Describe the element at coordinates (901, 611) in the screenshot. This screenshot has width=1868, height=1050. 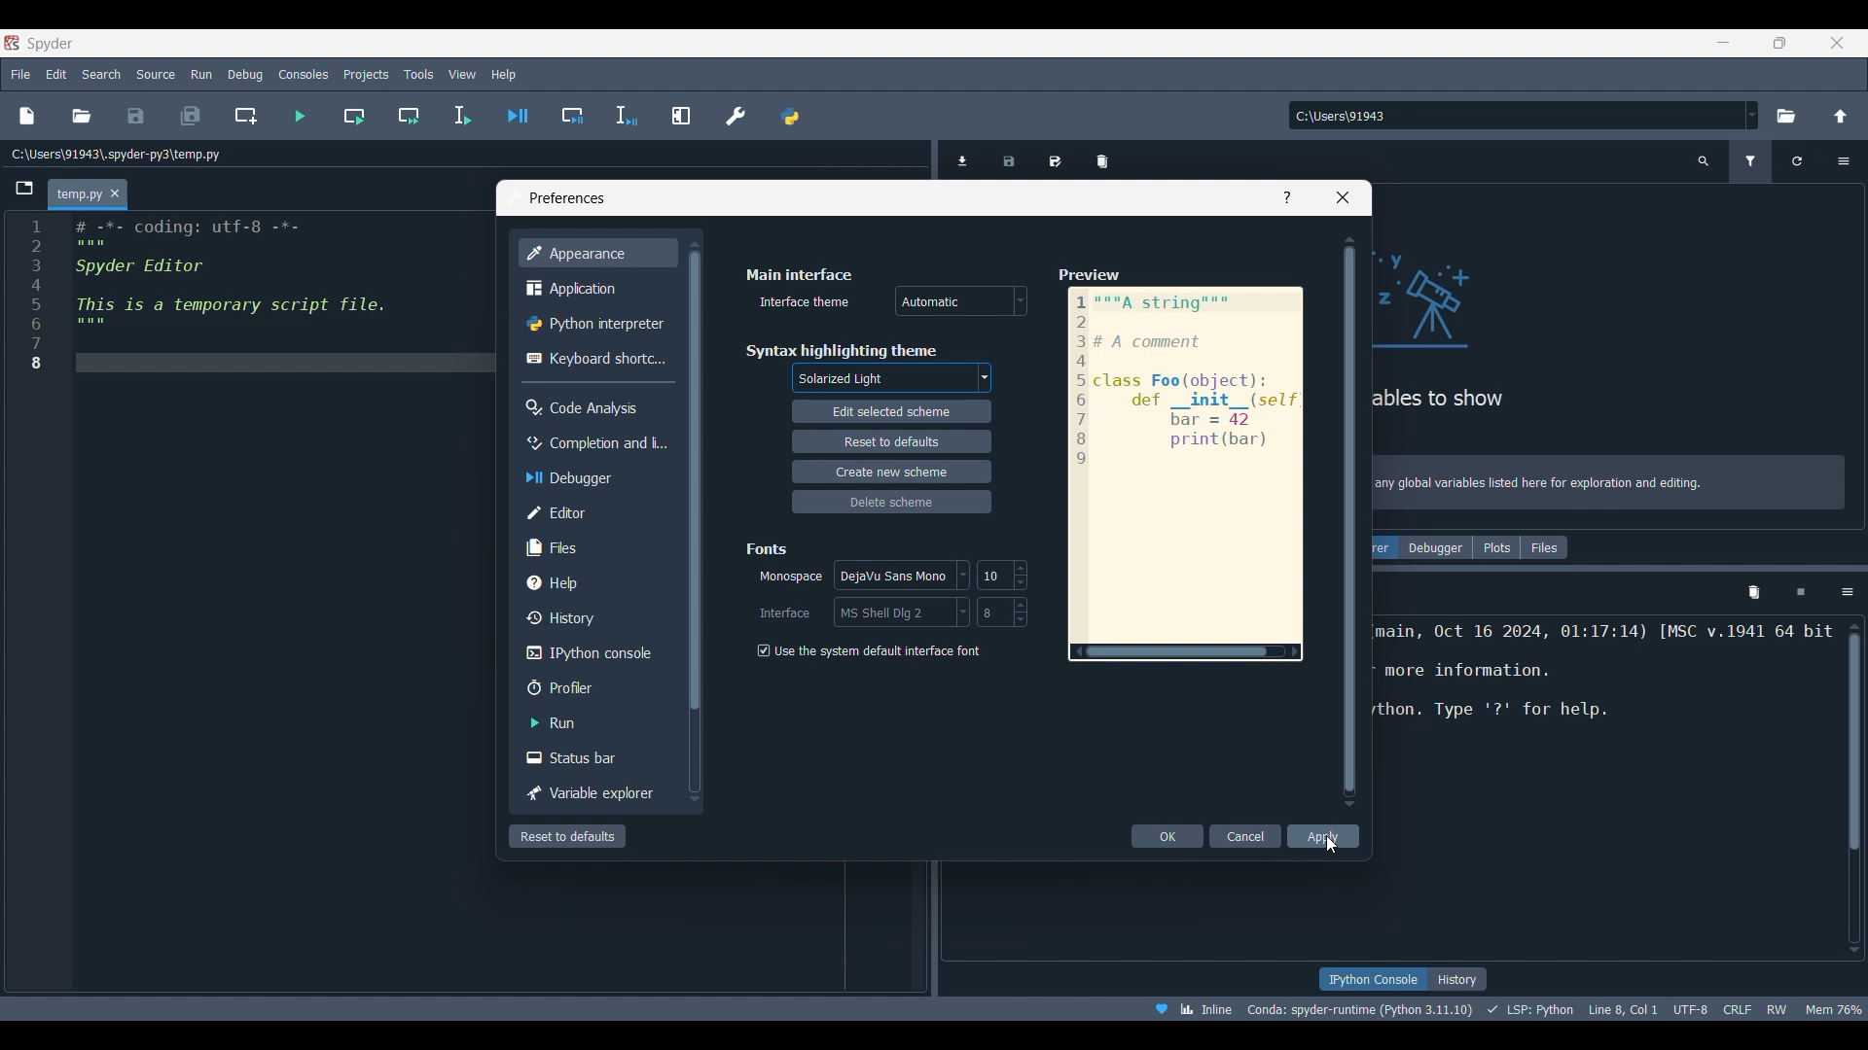
I see `interface font options` at that location.